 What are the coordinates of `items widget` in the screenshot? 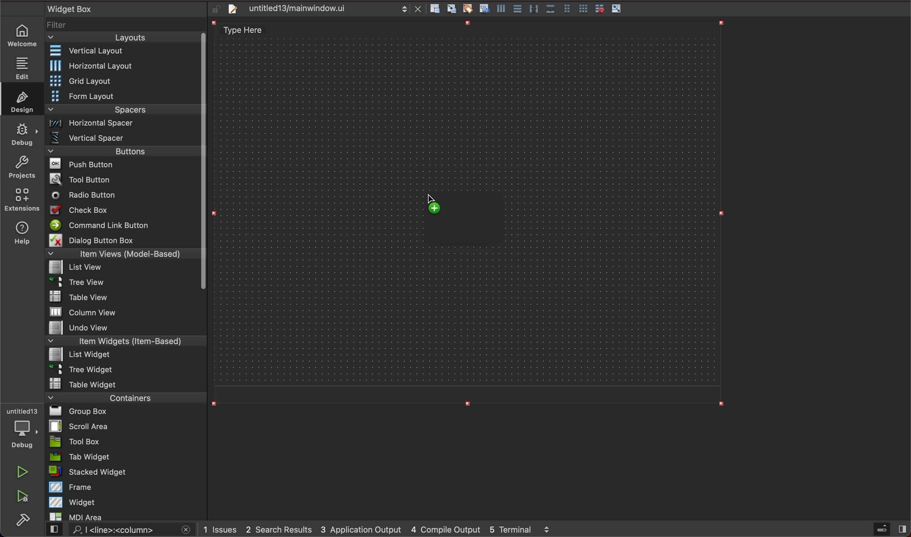 It's located at (123, 341).